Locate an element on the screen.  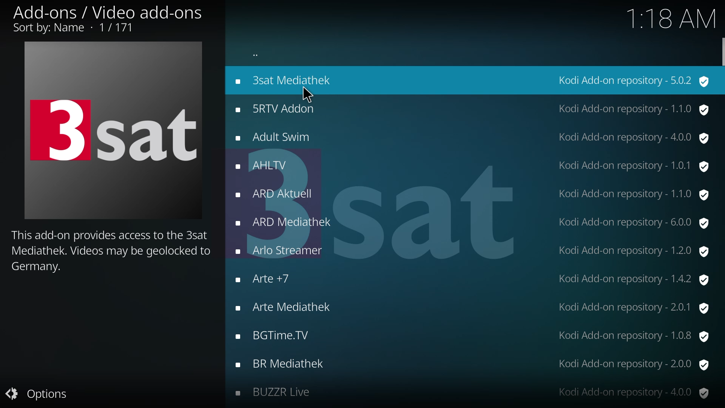
add-ons is located at coordinates (283, 197).